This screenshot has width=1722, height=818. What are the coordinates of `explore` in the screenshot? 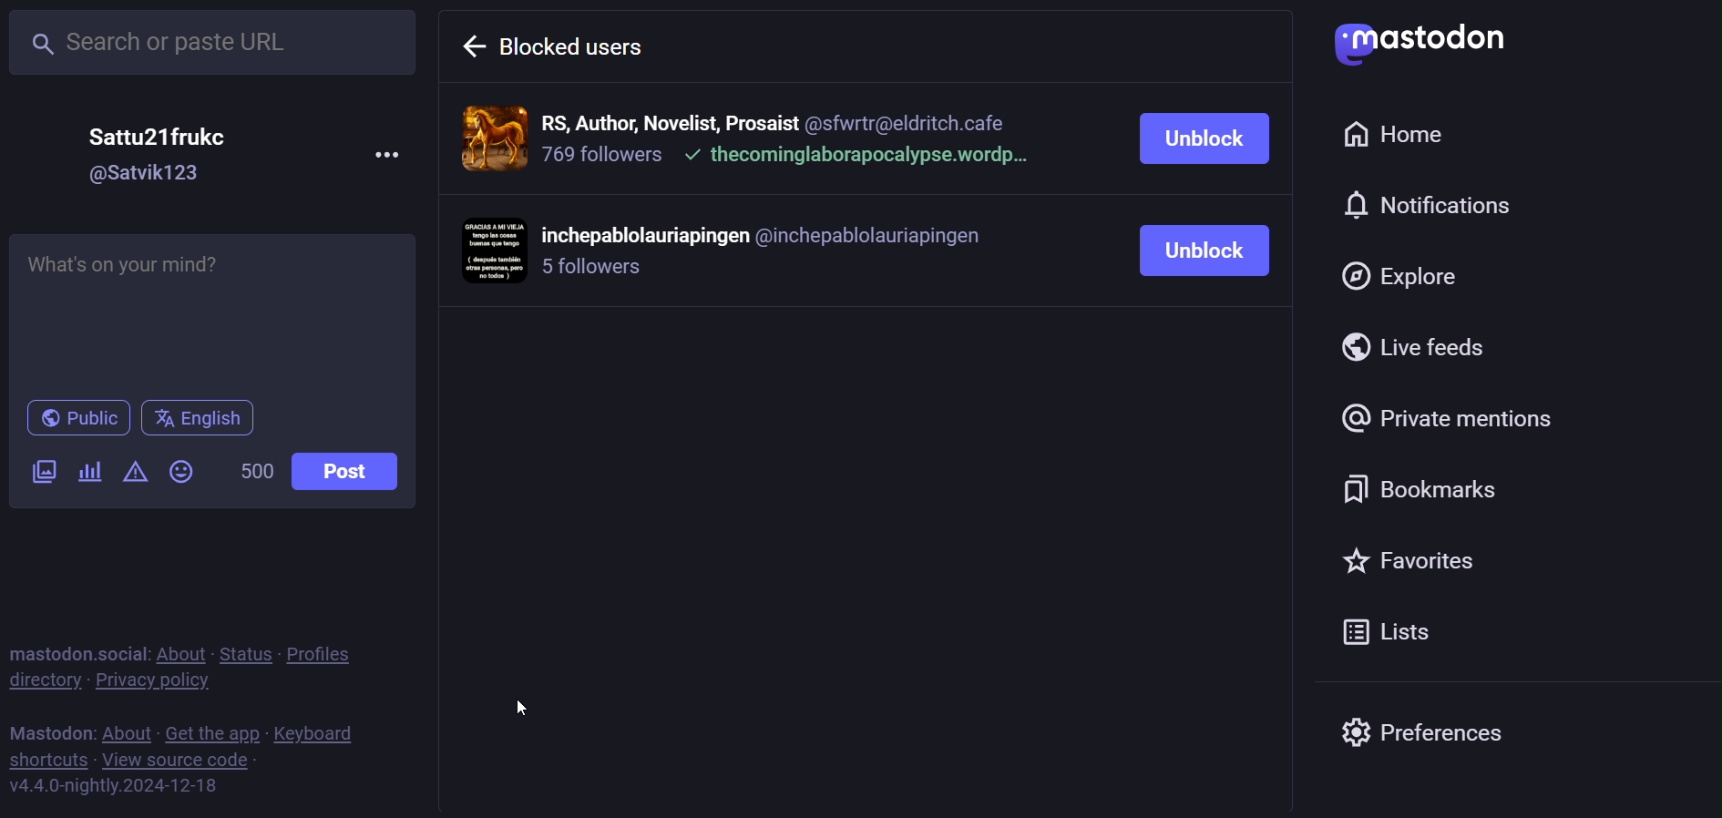 It's located at (1428, 279).